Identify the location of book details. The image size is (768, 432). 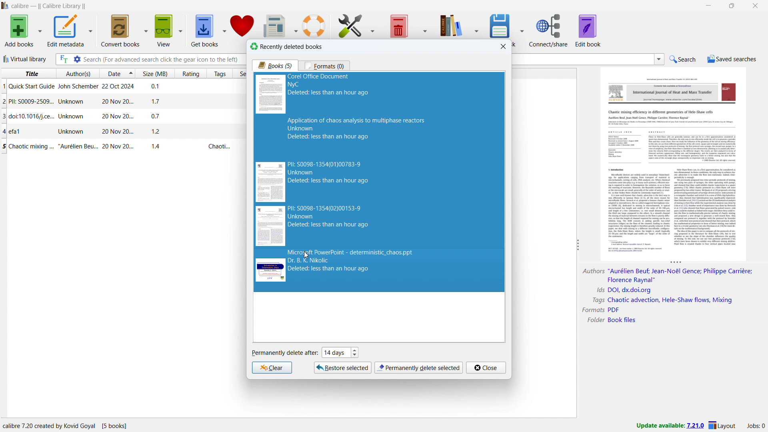
(666, 296).